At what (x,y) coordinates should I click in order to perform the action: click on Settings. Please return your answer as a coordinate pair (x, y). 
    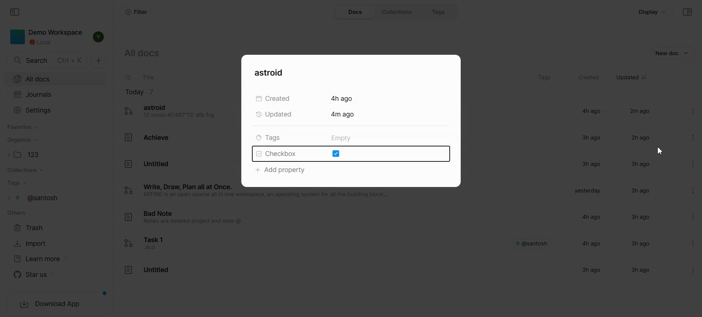
    Looking at the image, I should click on (687, 267).